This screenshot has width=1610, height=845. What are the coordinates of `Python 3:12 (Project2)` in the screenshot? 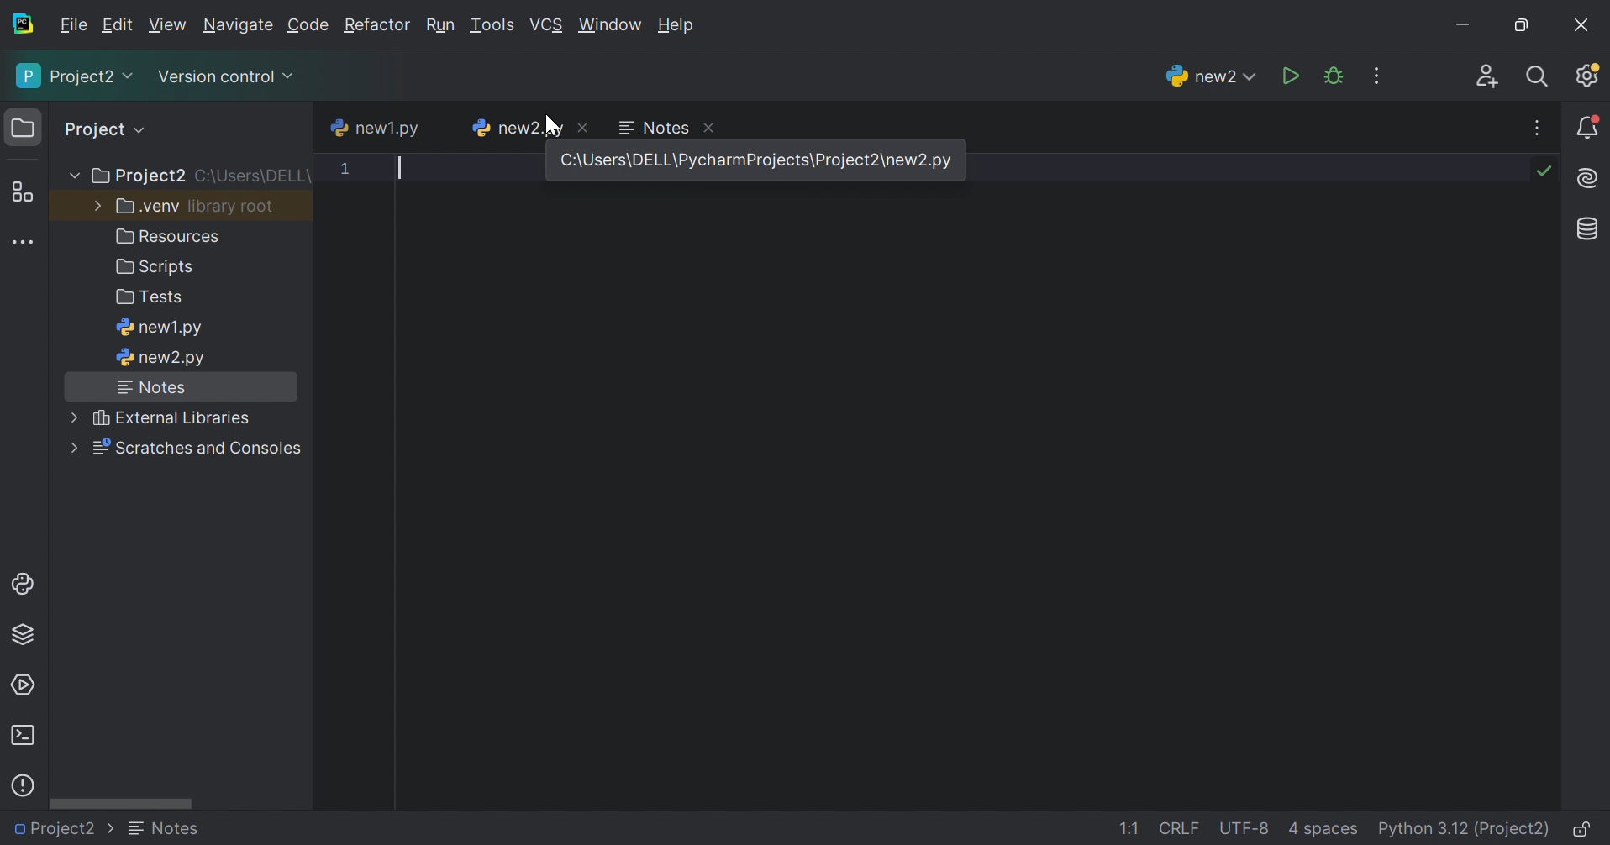 It's located at (1465, 830).